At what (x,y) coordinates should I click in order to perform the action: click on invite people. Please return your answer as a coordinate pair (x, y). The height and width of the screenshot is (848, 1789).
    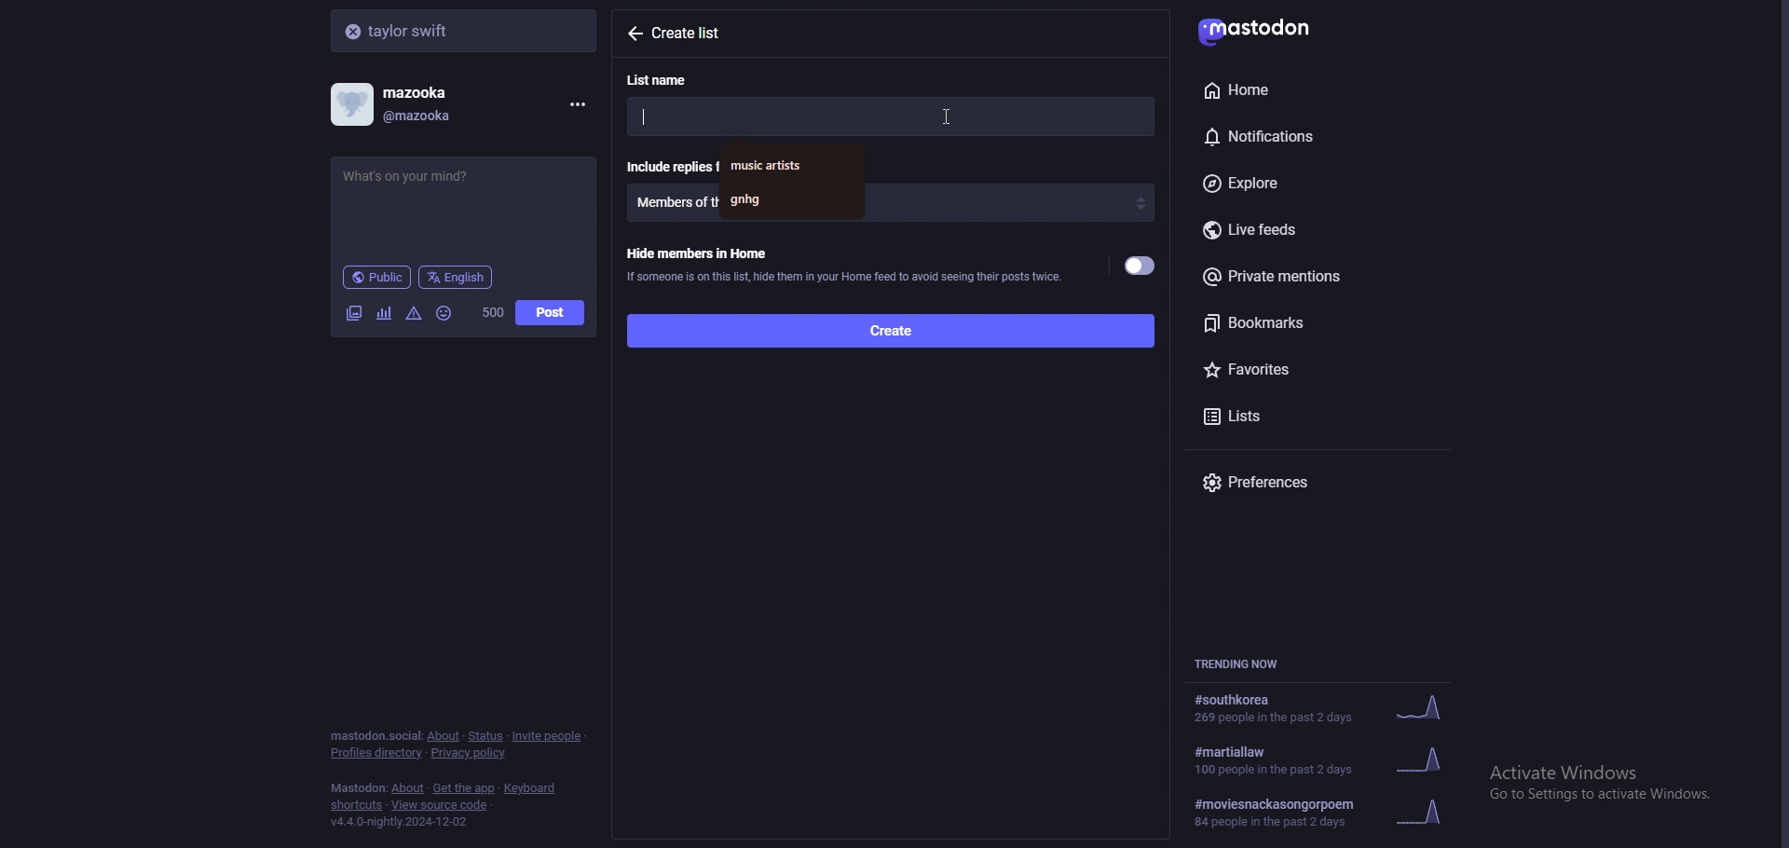
    Looking at the image, I should click on (548, 735).